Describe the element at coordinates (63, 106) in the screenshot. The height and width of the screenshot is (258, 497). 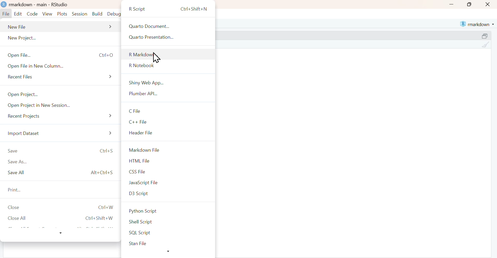
I see `open project in new session` at that location.